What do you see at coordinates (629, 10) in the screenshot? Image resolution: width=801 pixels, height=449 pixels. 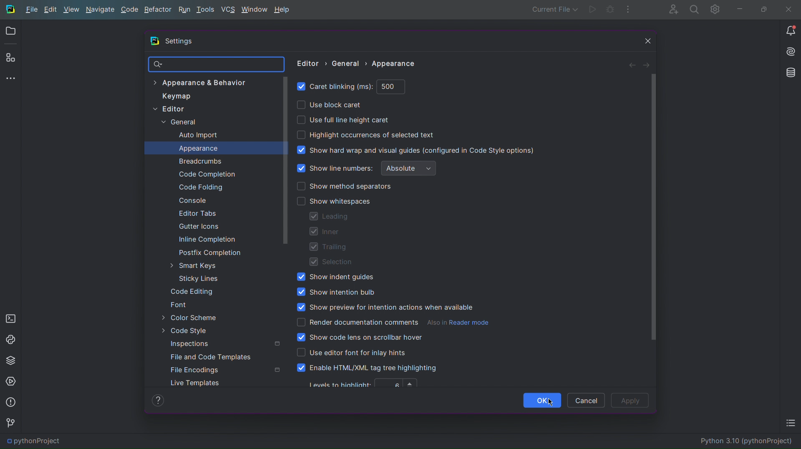 I see `More` at bounding box center [629, 10].